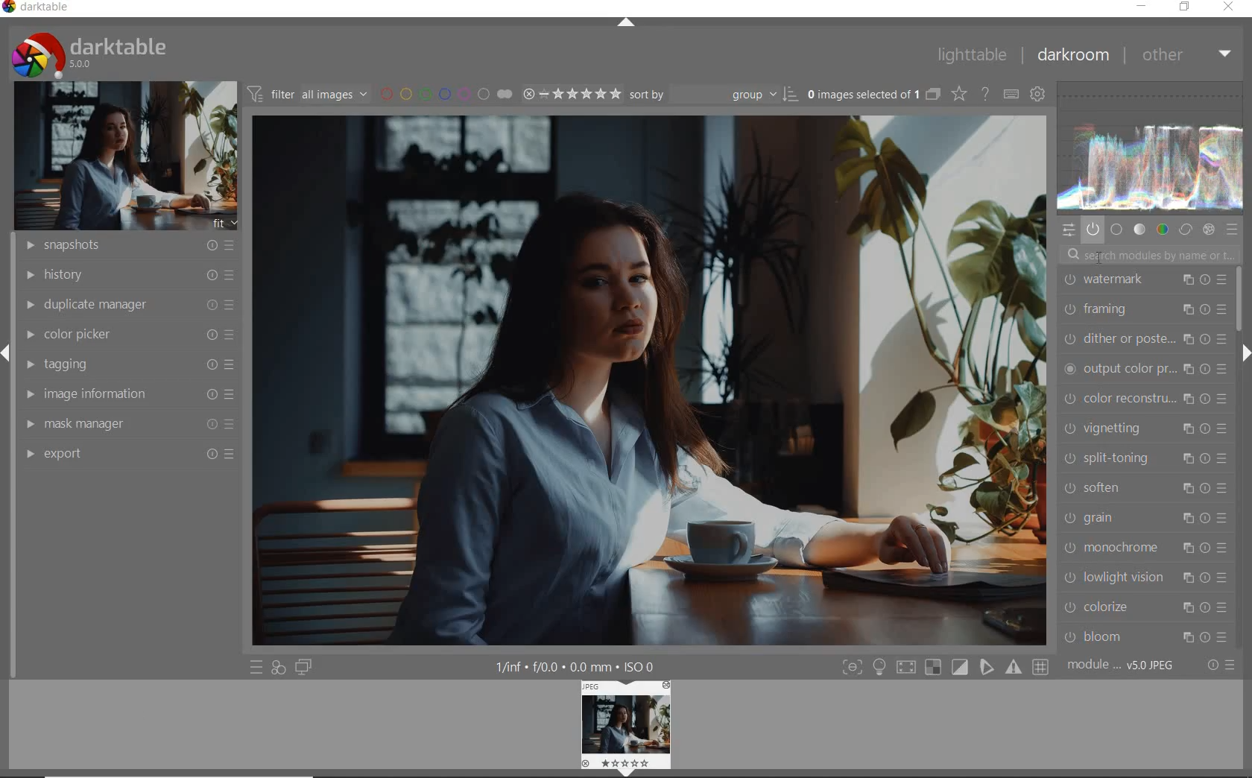  What do you see at coordinates (861, 94) in the screenshot?
I see `selected images` at bounding box center [861, 94].